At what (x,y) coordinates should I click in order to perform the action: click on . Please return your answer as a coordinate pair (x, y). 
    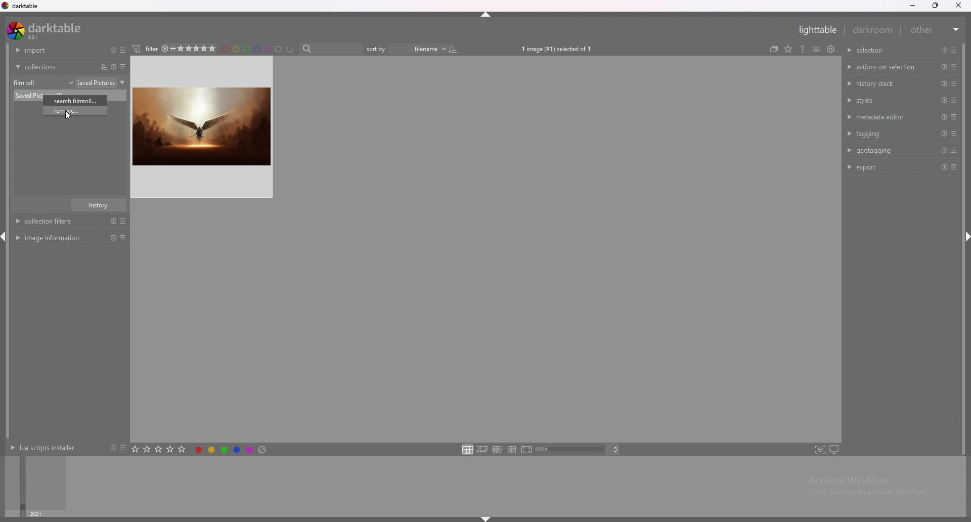
    Looking at the image, I should click on (955, 134).